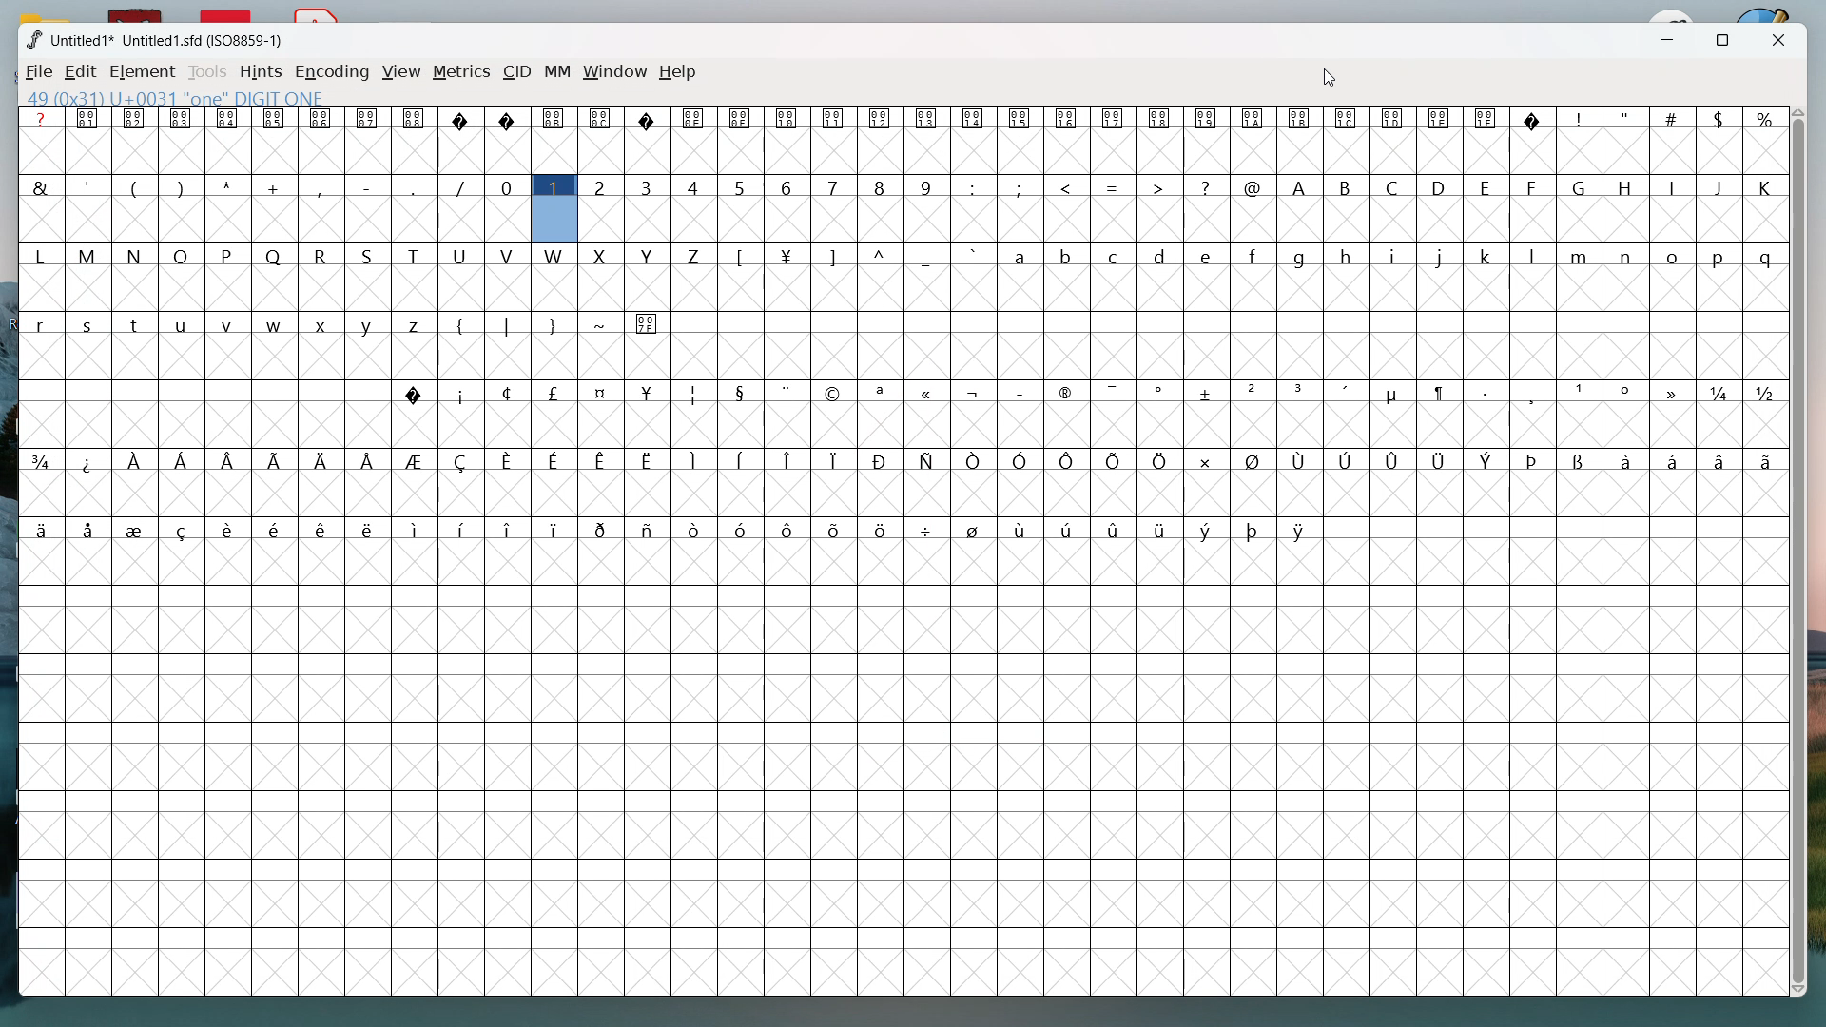 The width and height of the screenshot is (1826, 1027). What do you see at coordinates (42, 460) in the screenshot?
I see `symbol` at bounding box center [42, 460].